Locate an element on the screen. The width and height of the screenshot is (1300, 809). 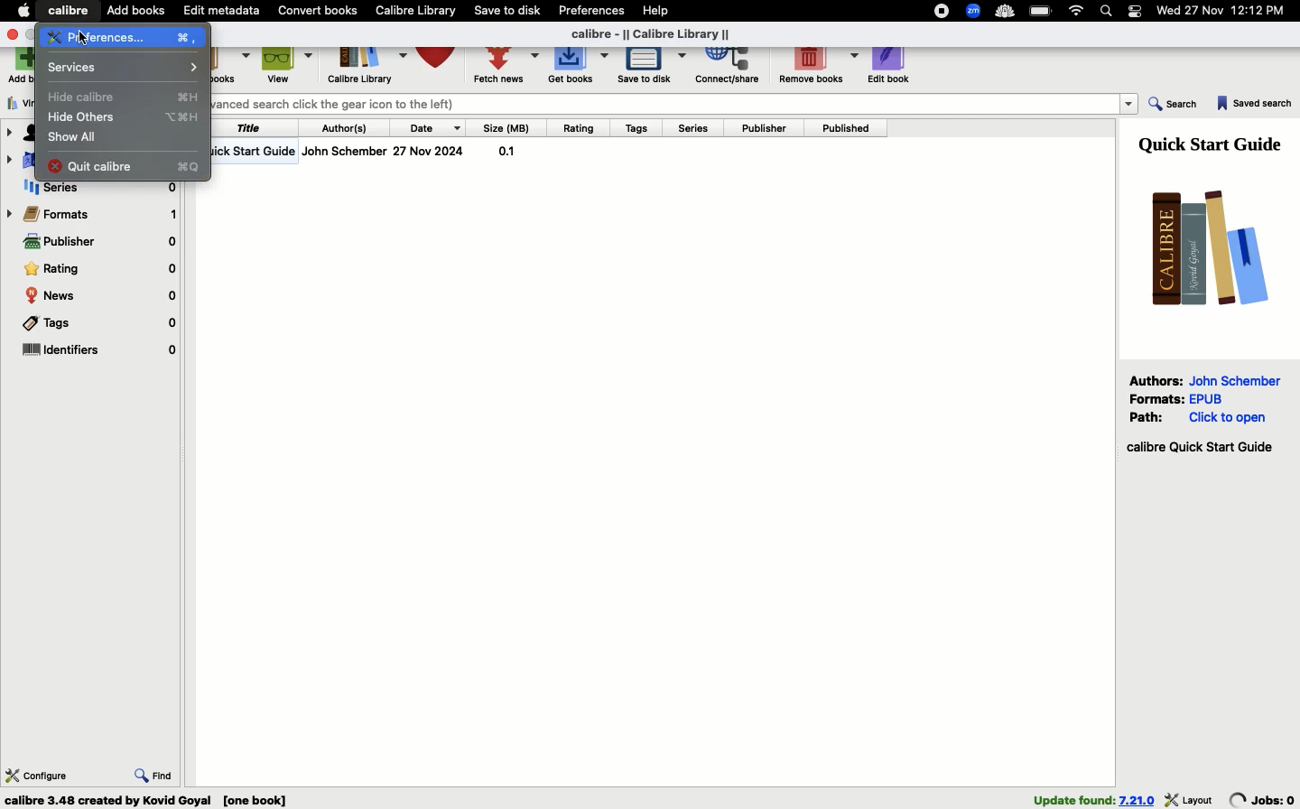
Identifiers is located at coordinates (99, 351).